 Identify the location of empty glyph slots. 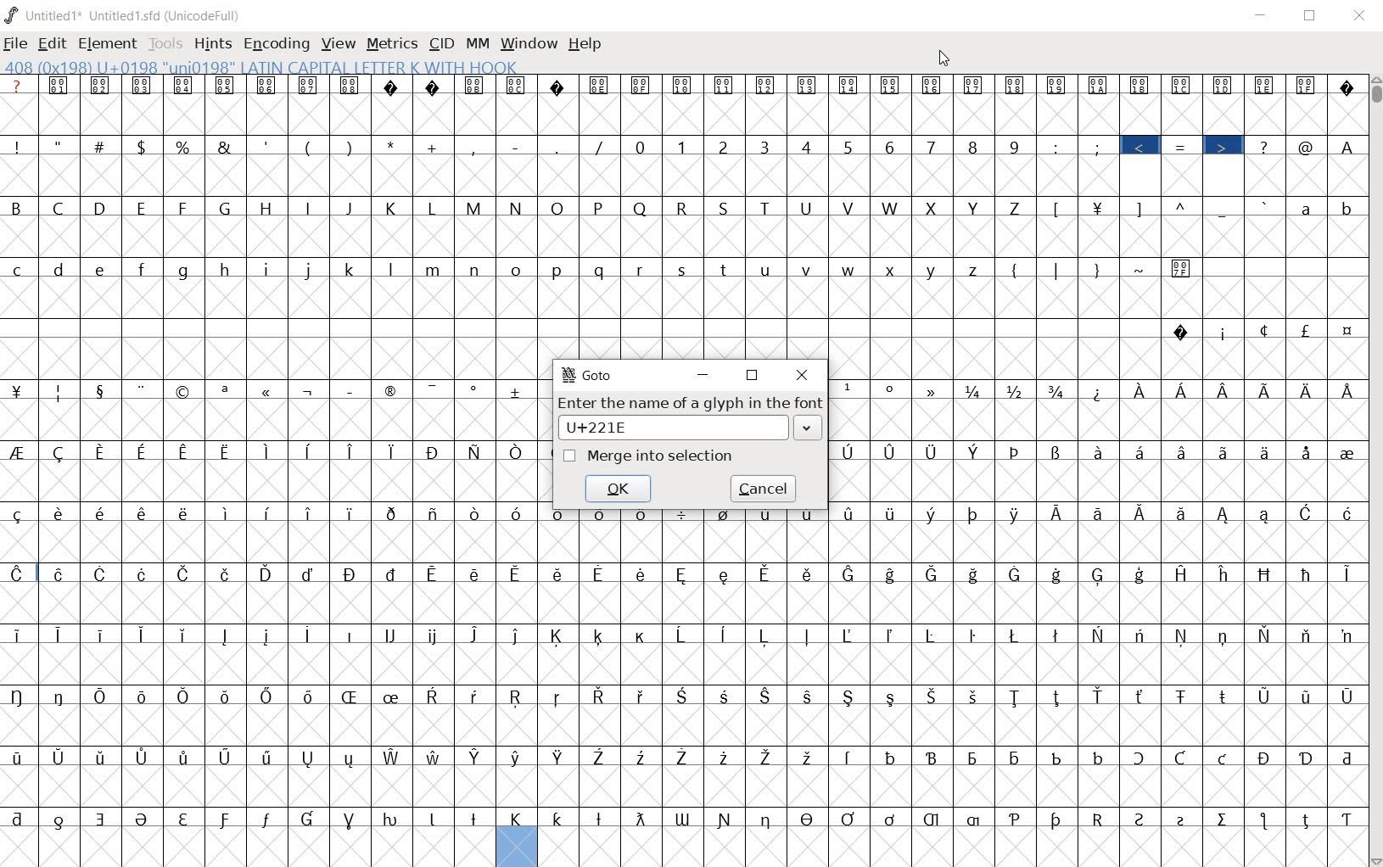
(1098, 480).